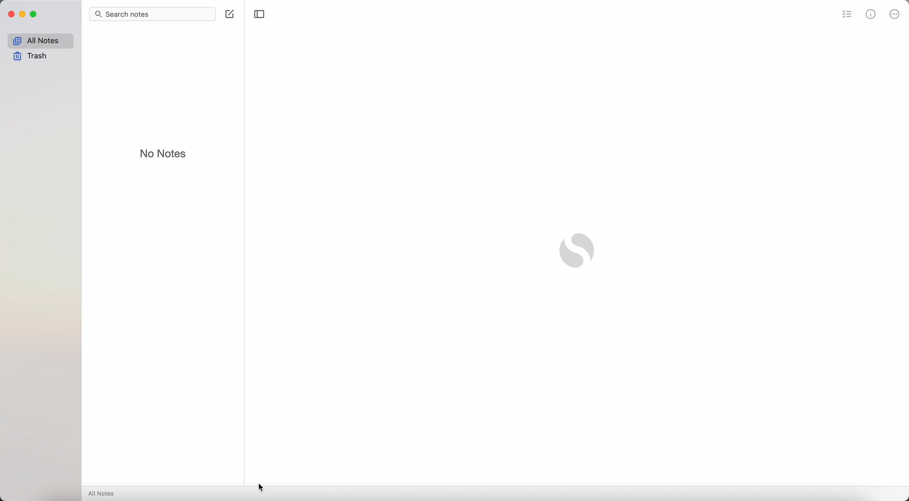 The height and width of the screenshot is (501, 909). I want to click on all notes, so click(41, 40).